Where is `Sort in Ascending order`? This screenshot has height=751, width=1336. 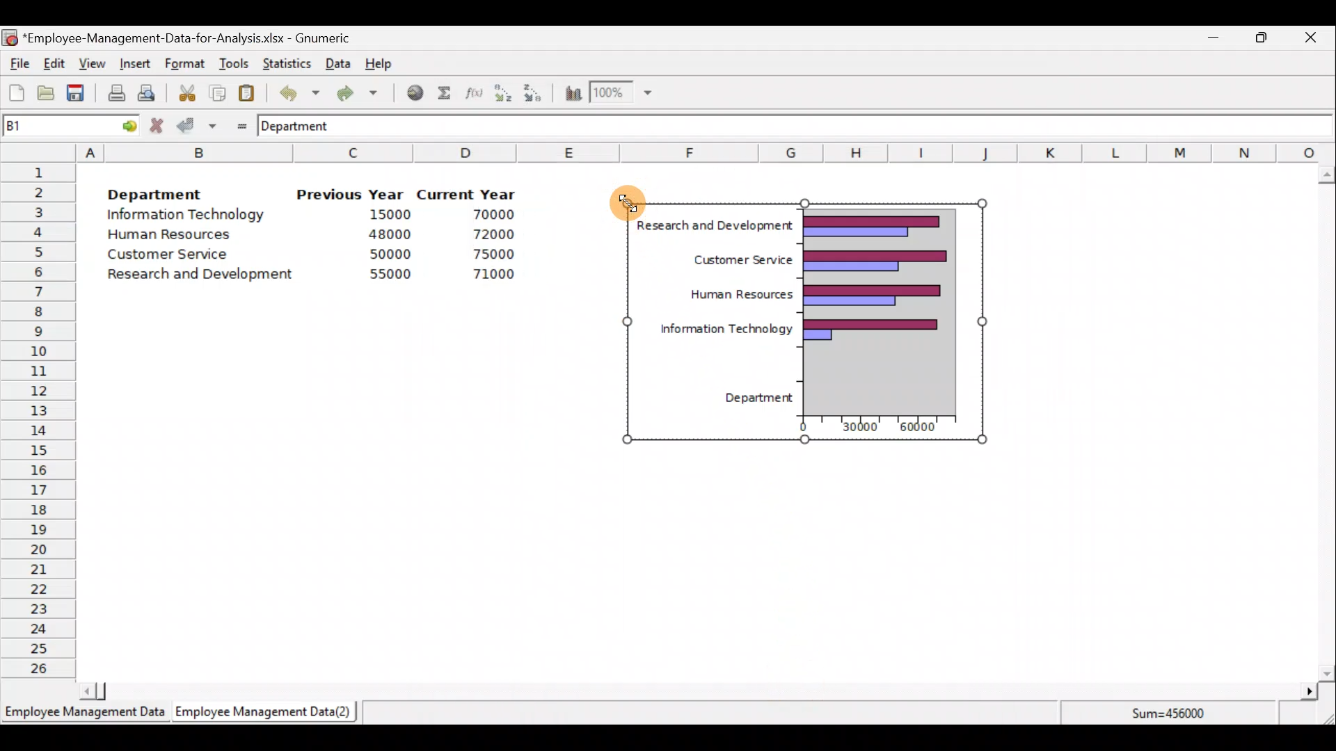
Sort in Ascending order is located at coordinates (502, 92).